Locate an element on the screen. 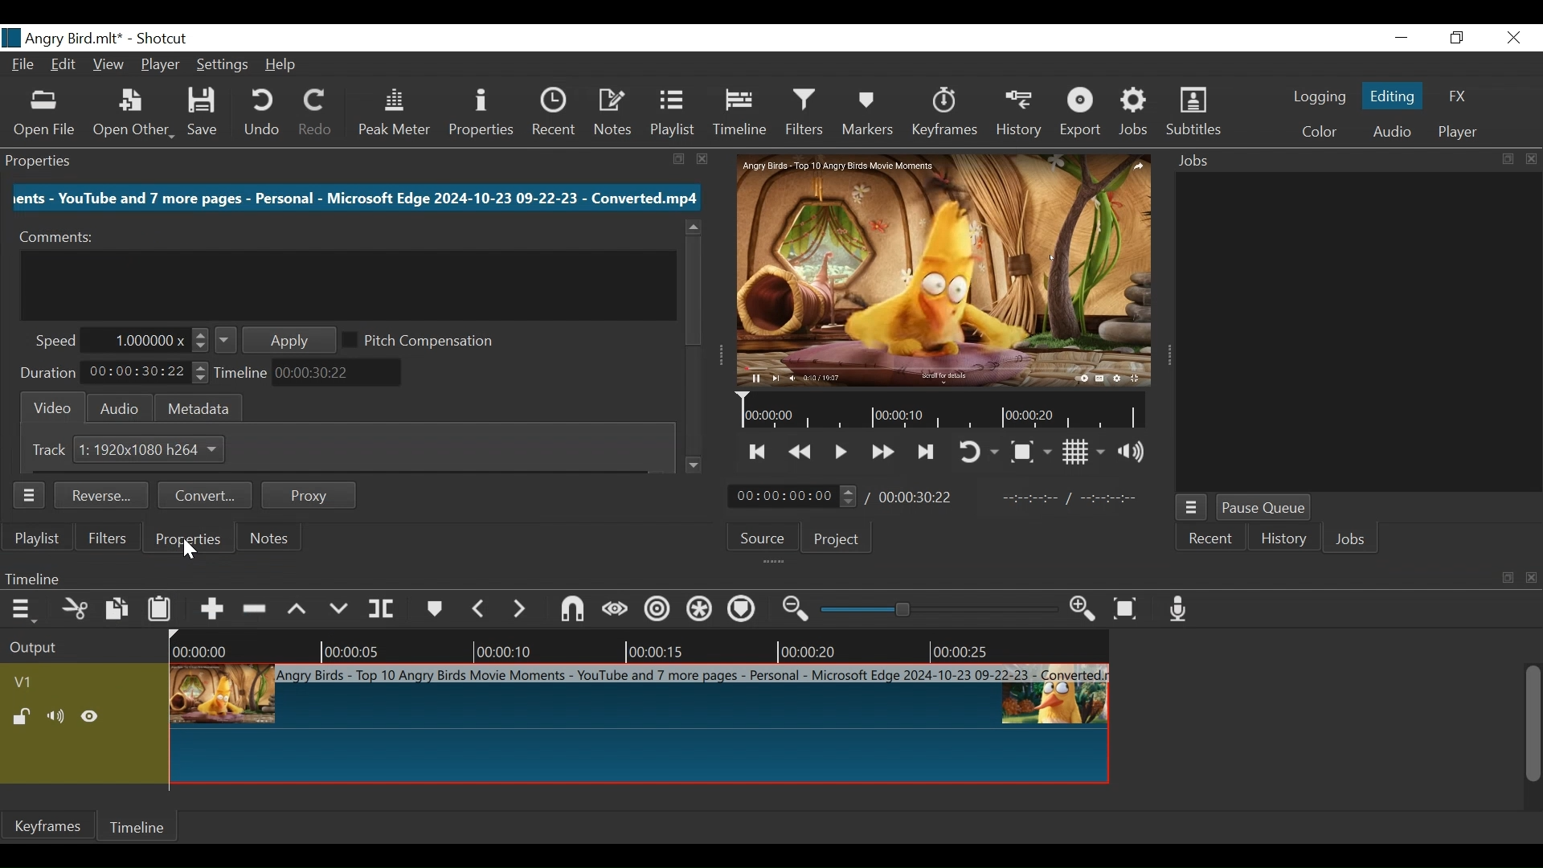 The image size is (1543, 868). View is located at coordinates (108, 65).